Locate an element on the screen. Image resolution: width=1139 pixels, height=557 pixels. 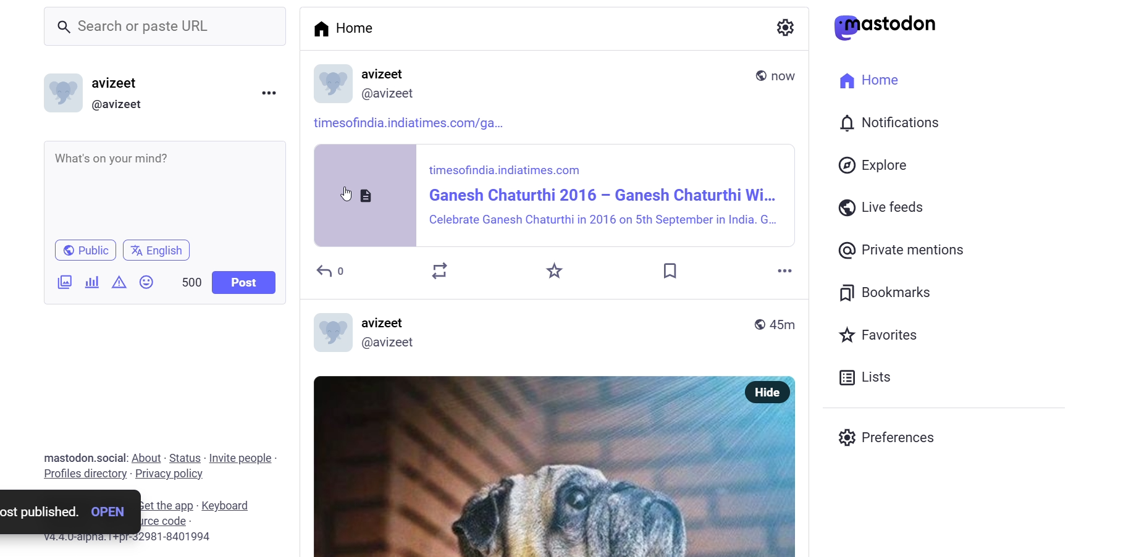
id is located at coordinates (393, 94).